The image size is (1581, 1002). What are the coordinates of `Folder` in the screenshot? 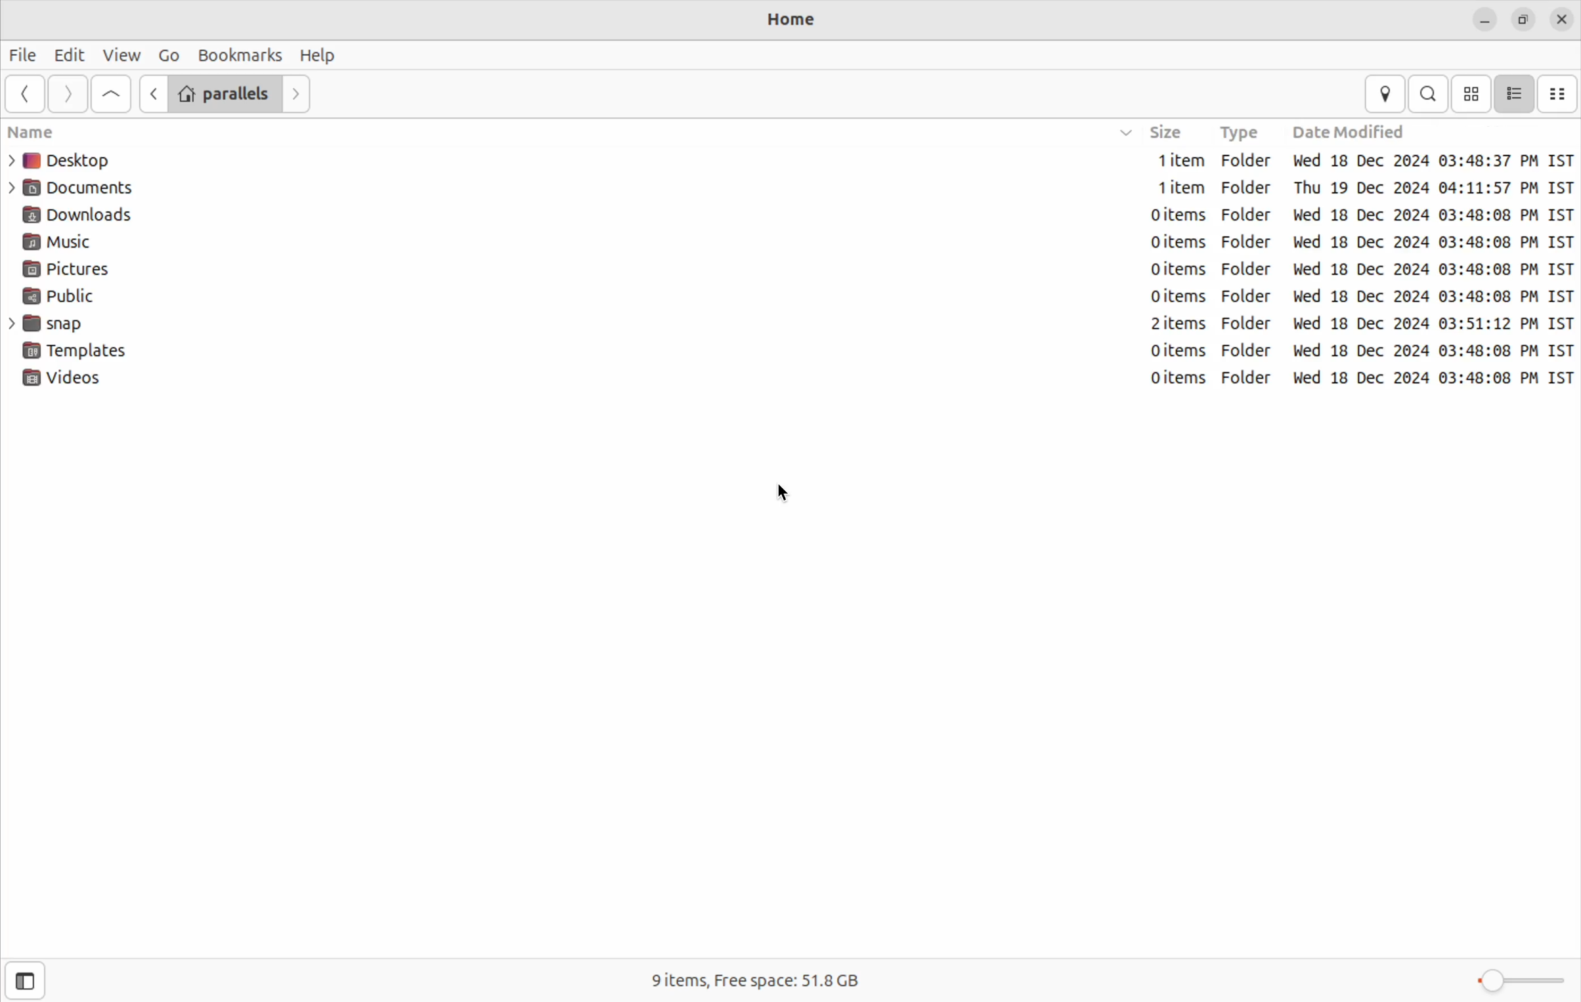 It's located at (1248, 271).